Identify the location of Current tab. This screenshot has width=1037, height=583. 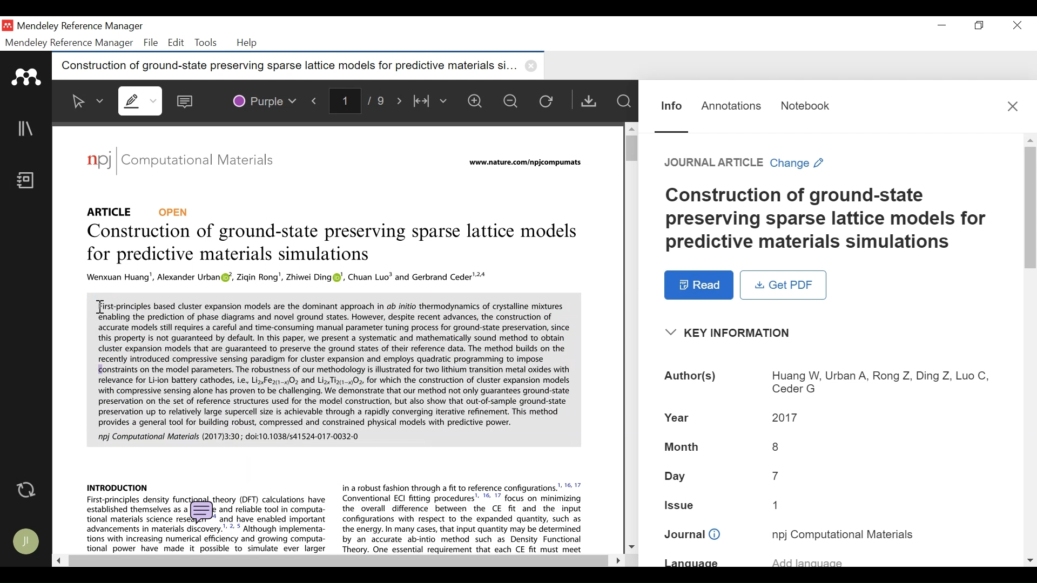
(285, 66).